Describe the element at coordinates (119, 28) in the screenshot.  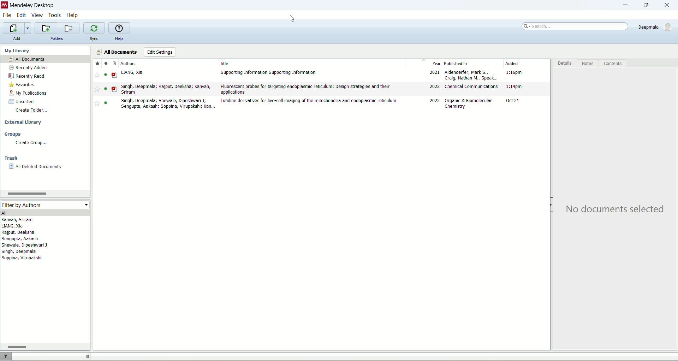
I see `online help guide for mendeley` at that location.